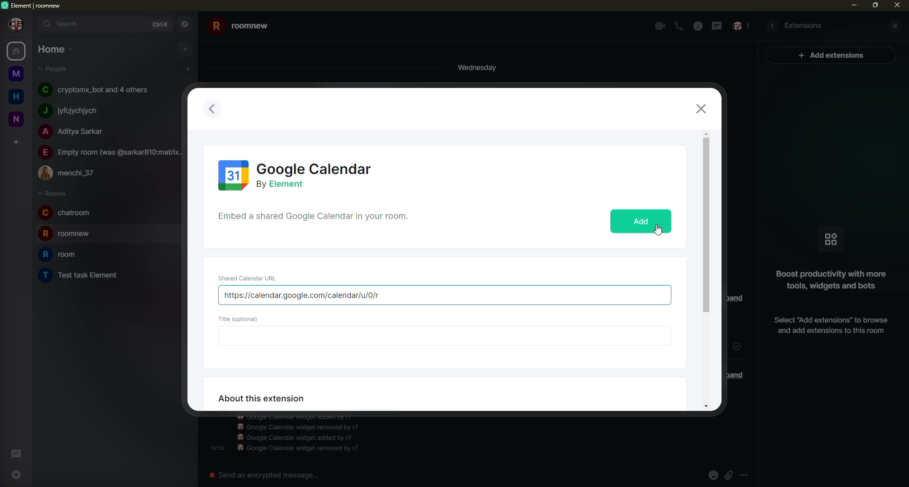  Describe the element at coordinates (75, 132) in the screenshot. I see `people` at that location.